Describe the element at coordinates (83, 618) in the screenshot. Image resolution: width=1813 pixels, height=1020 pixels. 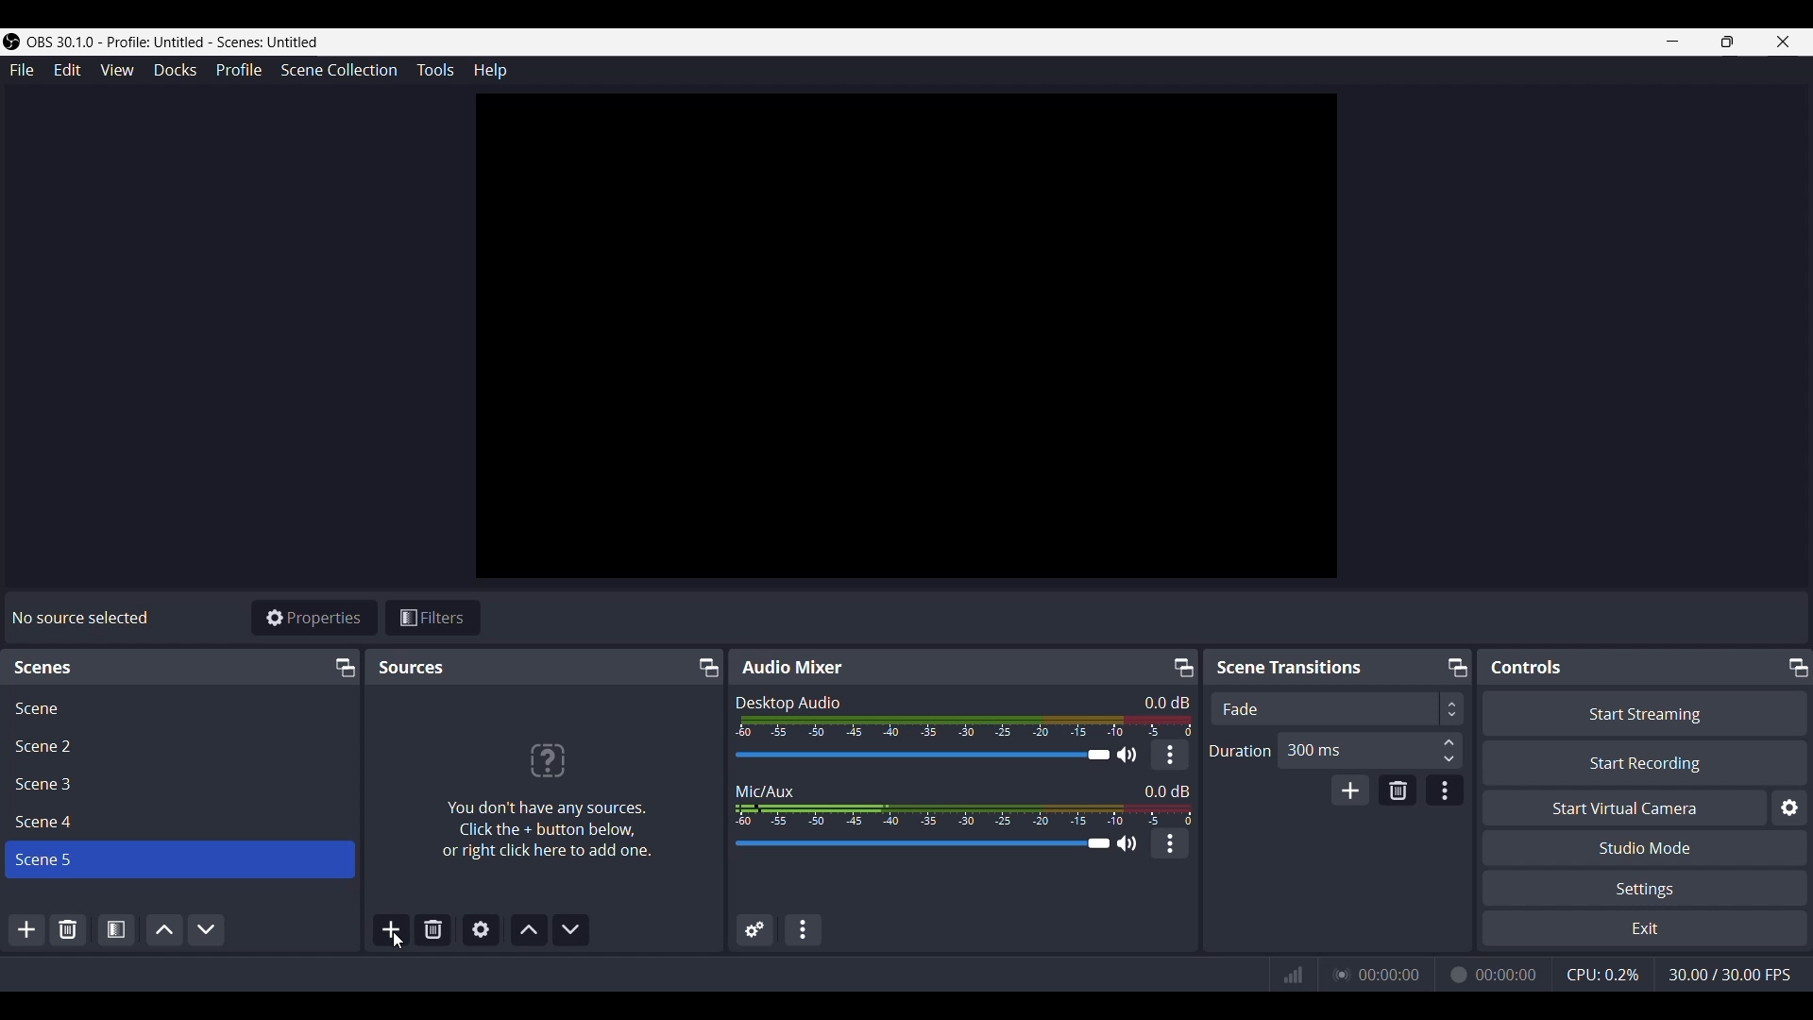
I see `Text` at that location.